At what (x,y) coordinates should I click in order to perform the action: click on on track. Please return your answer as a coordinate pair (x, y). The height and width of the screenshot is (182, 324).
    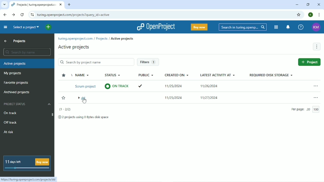
    Looking at the image, I should click on (117, 86).